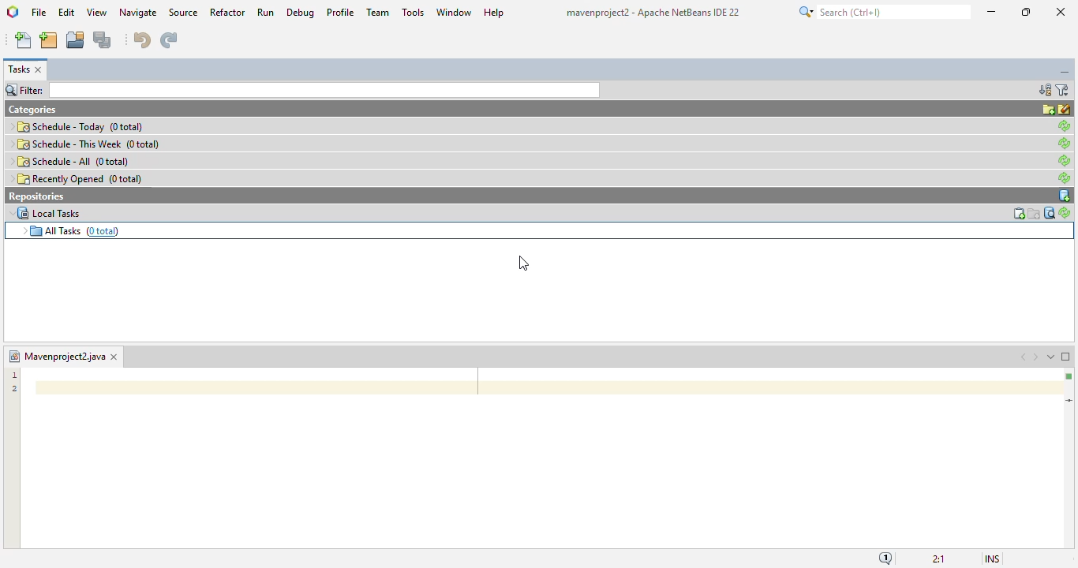 Image resolution: width=1078 pixels, height=568 pixels. Describe the element at coordinates (44, 212) in the screenshot. I see `local tasks` at that location.